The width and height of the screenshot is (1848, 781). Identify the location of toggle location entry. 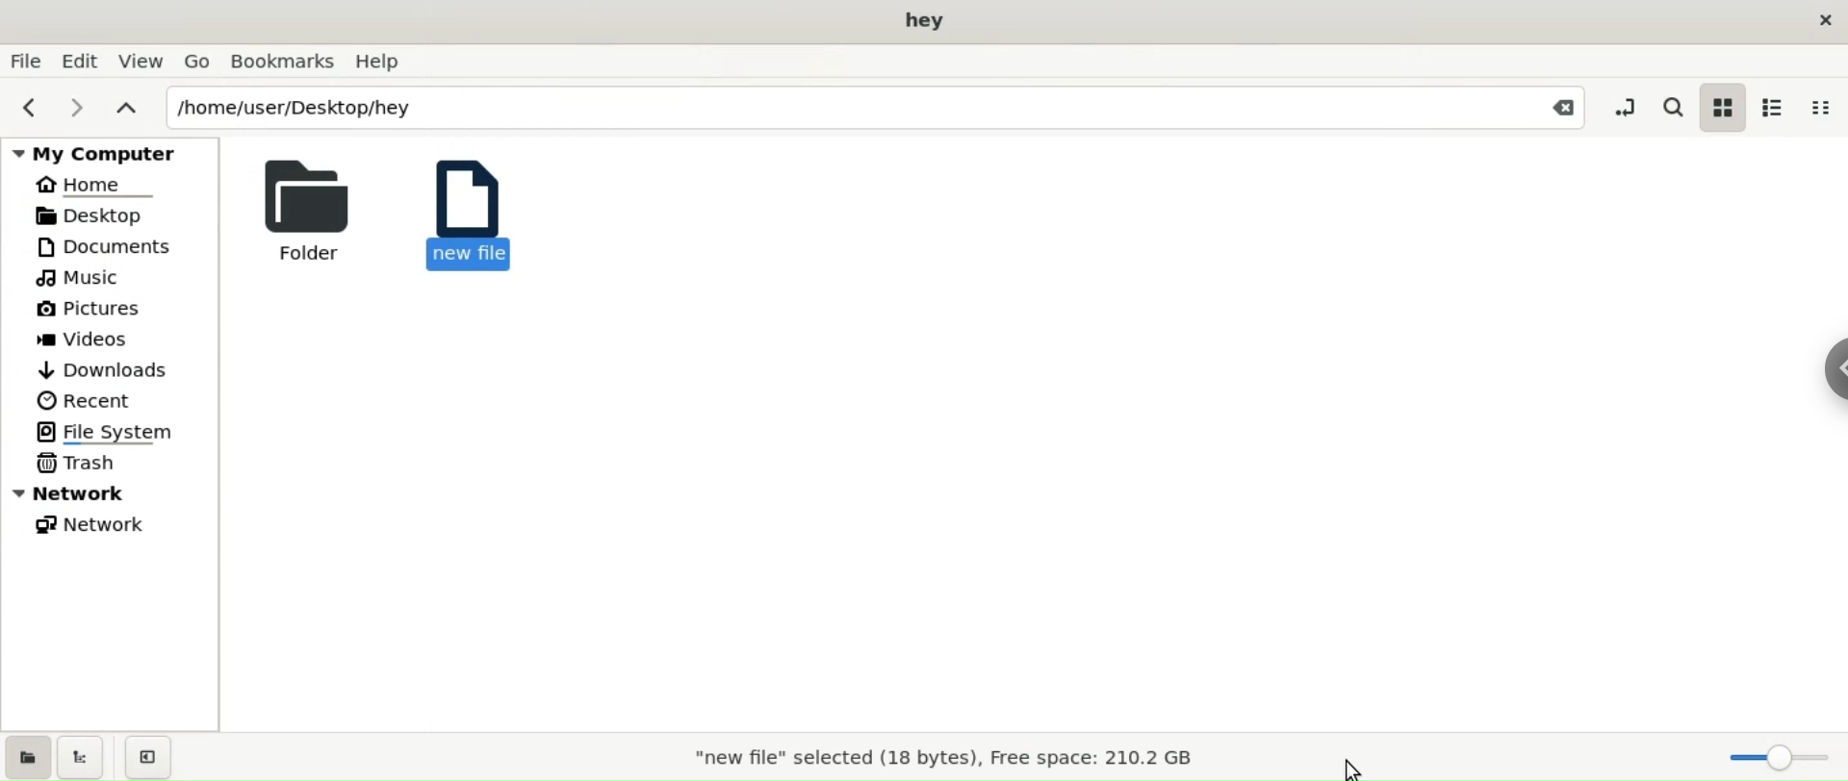
(1629, 106).